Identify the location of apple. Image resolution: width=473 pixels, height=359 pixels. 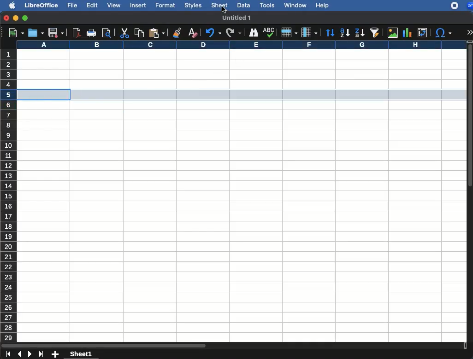
(11, 5).